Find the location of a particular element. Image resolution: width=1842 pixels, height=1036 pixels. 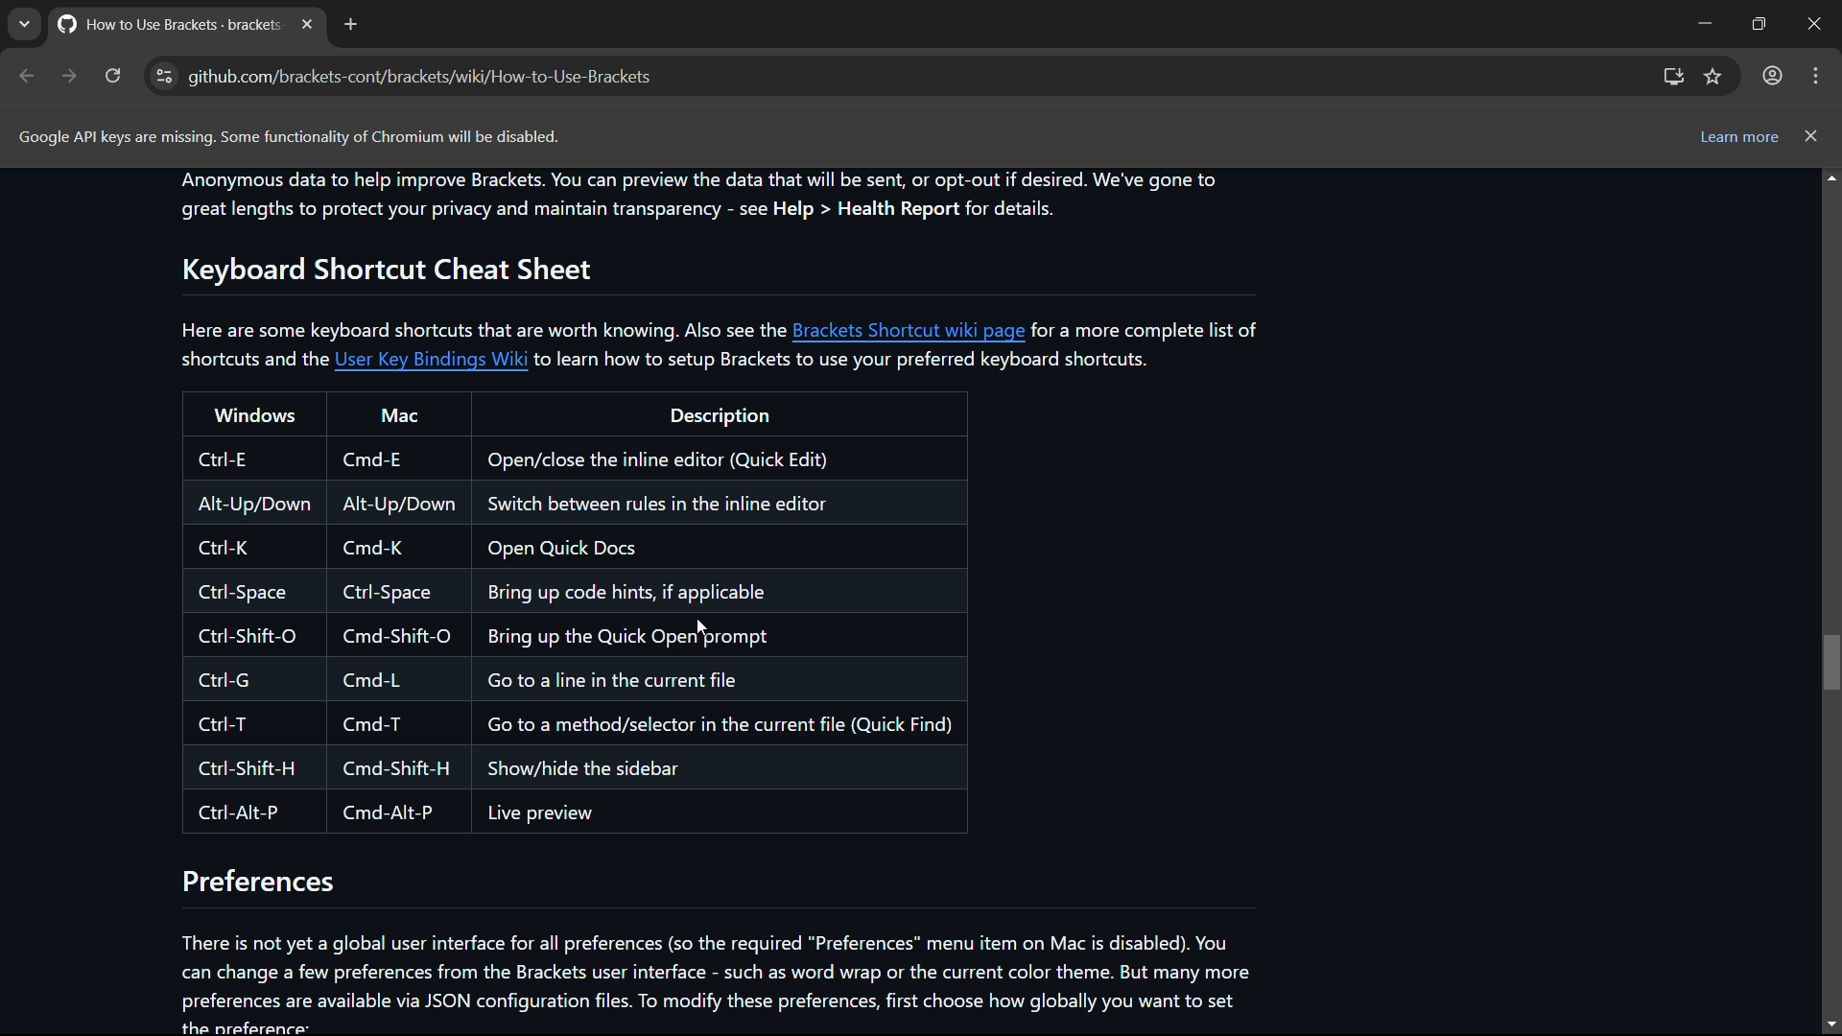

windows is located at coordinates (255, 414).